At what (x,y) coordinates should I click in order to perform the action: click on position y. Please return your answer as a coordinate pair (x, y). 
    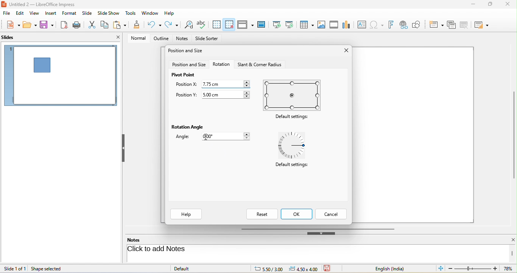
    Looking at the image, I should click on (186, 96).